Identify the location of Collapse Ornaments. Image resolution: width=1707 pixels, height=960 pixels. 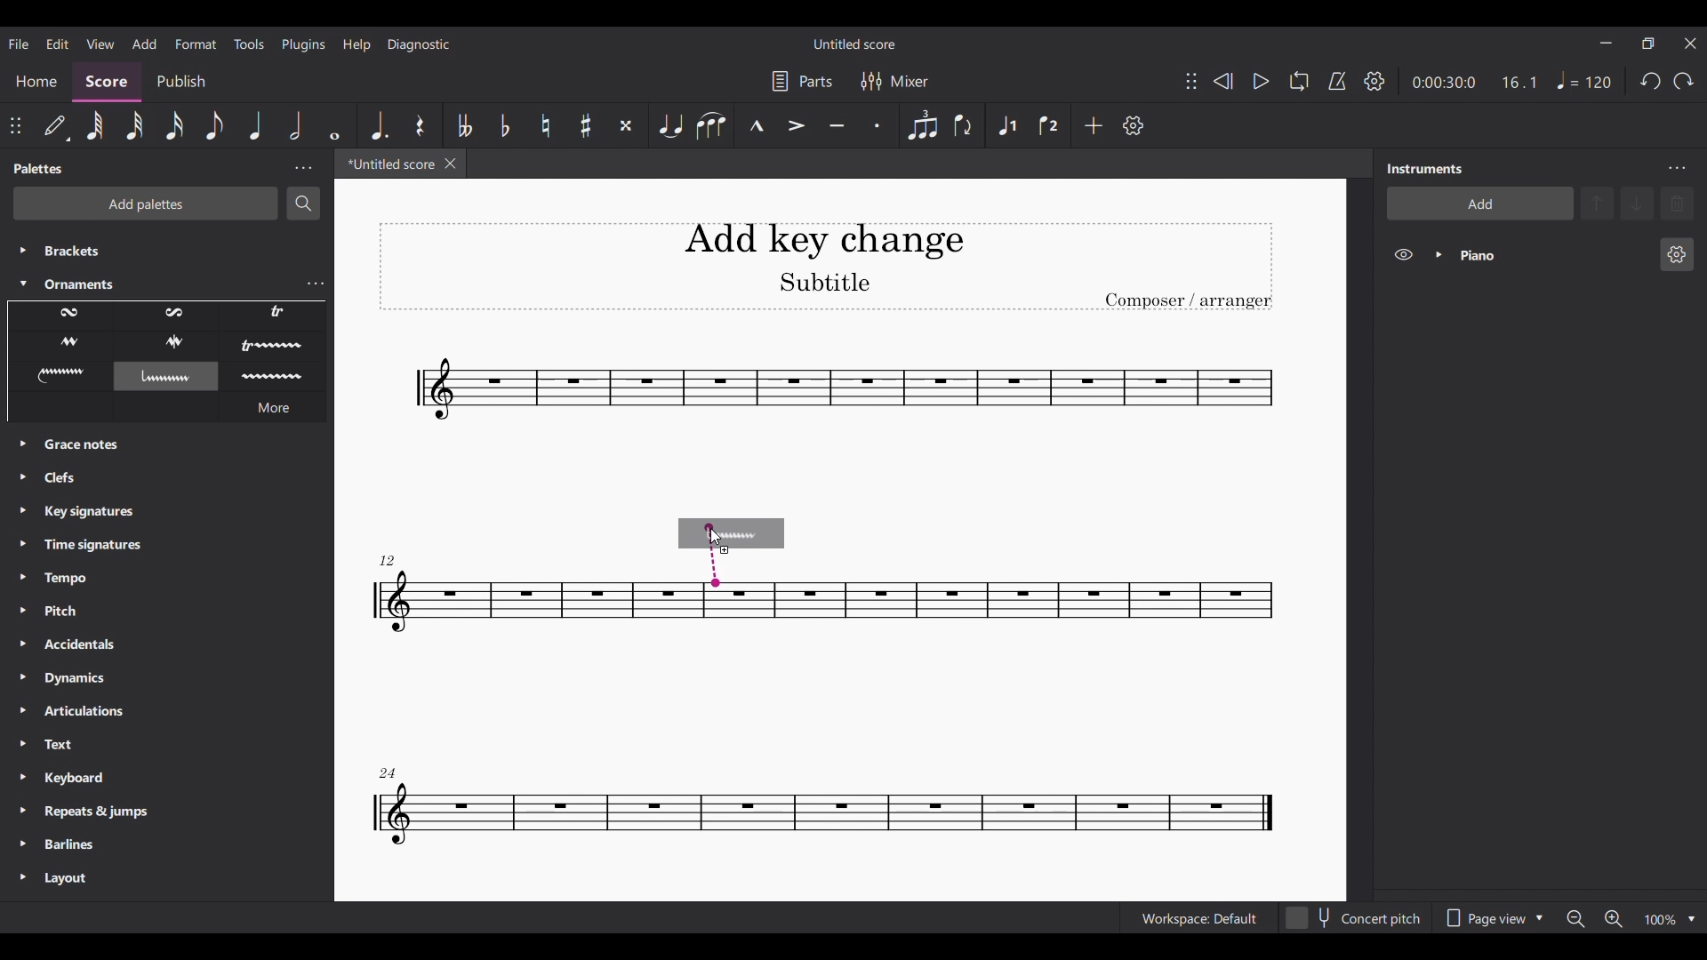
(24, 284).